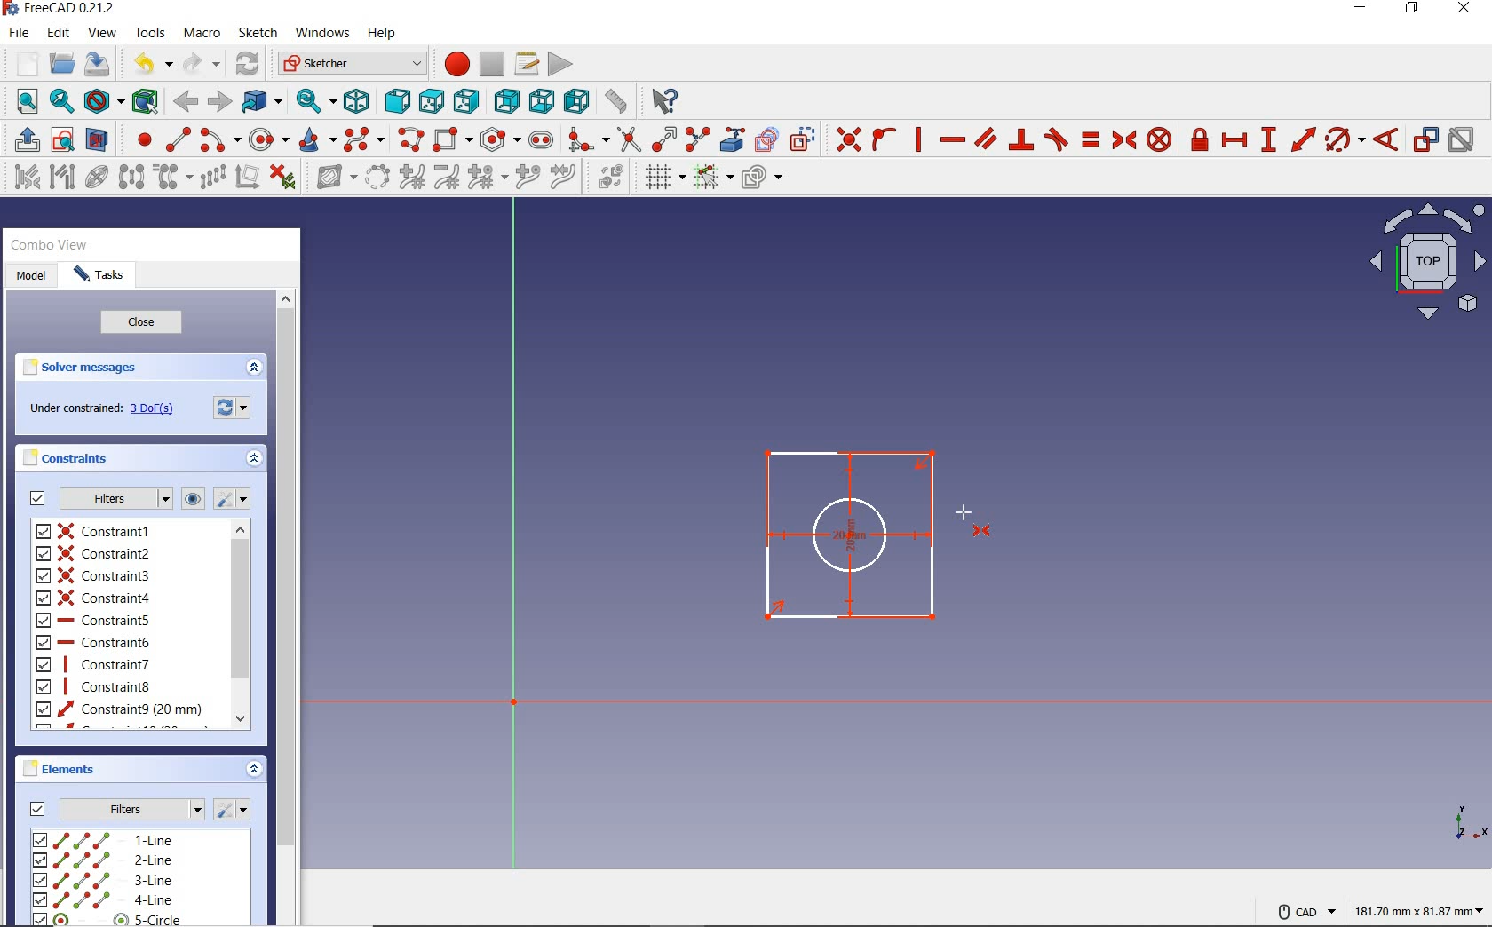 The width and height of the screenshot is (1492, 927). I want to click on constraint2, so click(94, 553).